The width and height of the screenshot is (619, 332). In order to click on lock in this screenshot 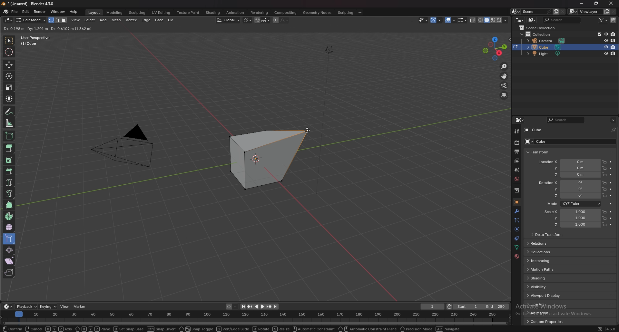, I will do `click(604, 224)`.